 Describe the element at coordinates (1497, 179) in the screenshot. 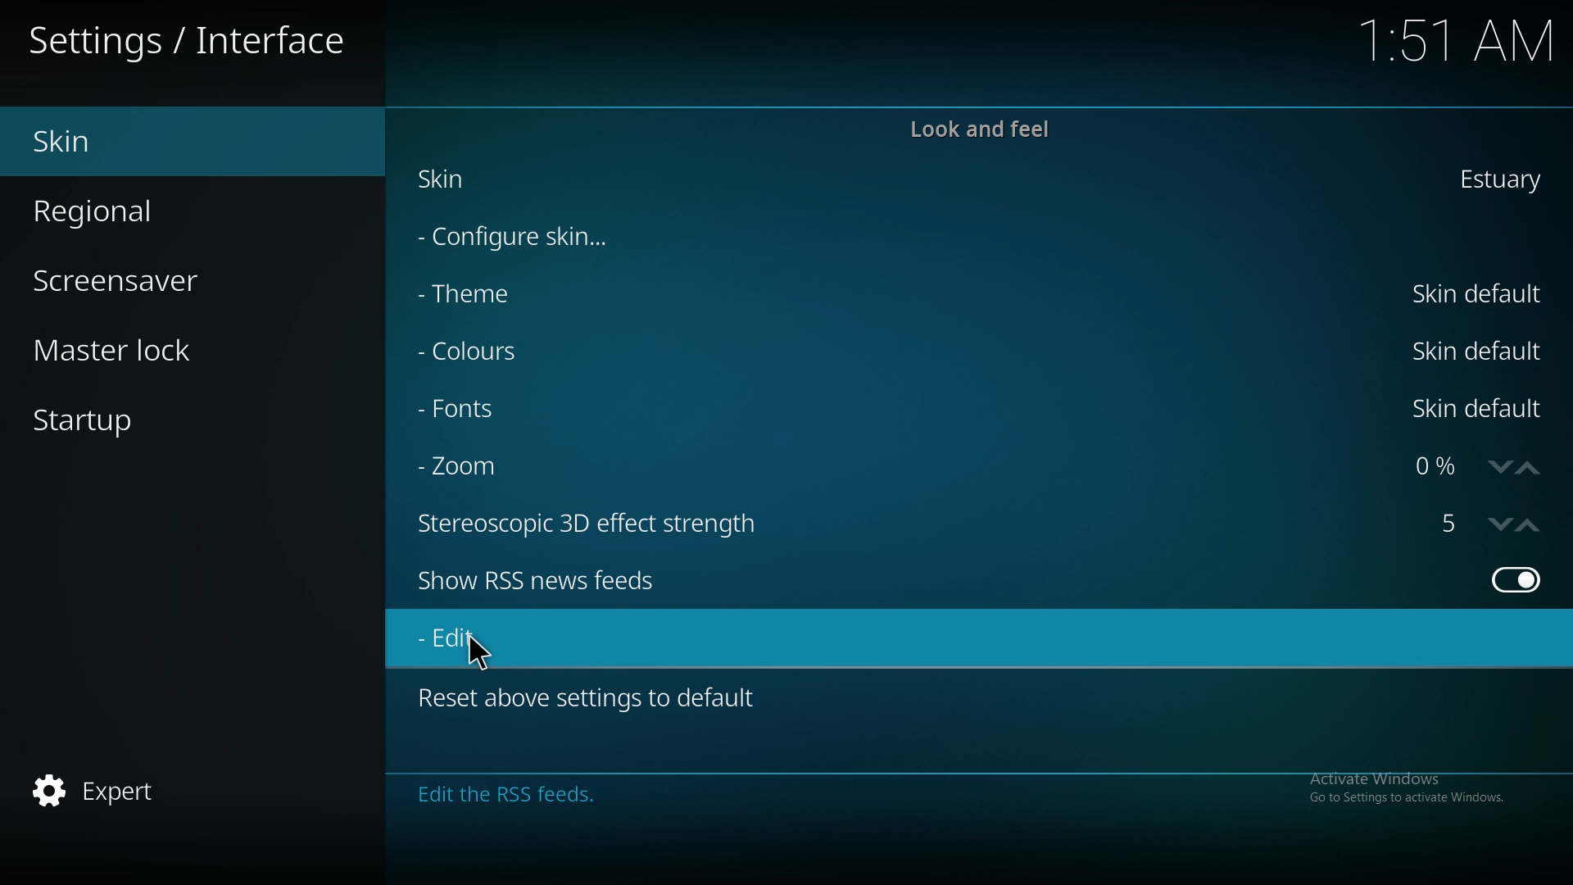

I see `skin` at that location.